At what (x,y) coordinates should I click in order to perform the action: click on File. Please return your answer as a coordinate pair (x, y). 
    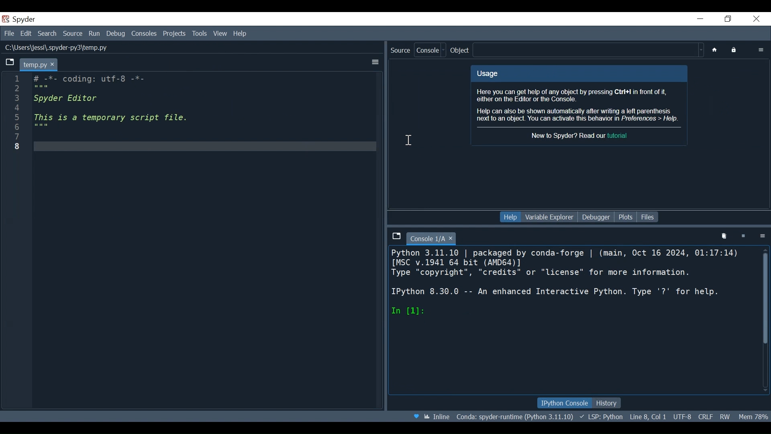
    Looking at the image, I should click on (9, 34).